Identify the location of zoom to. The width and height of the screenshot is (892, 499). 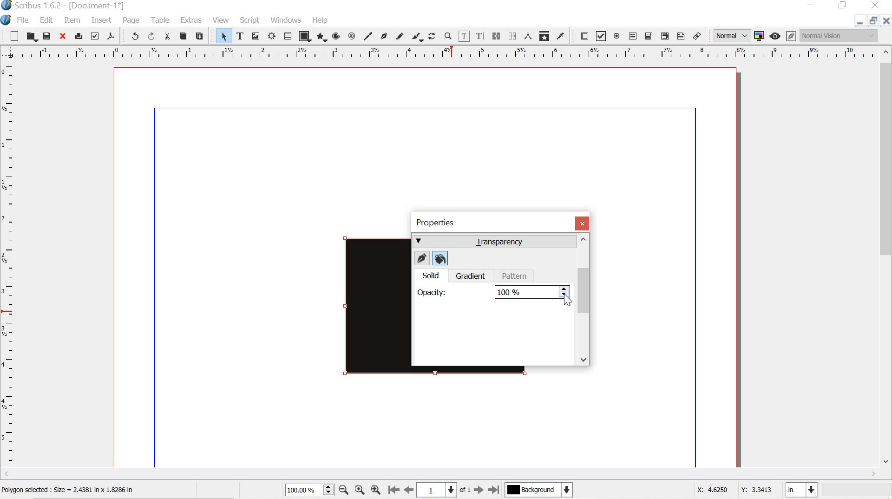
(359, 490).